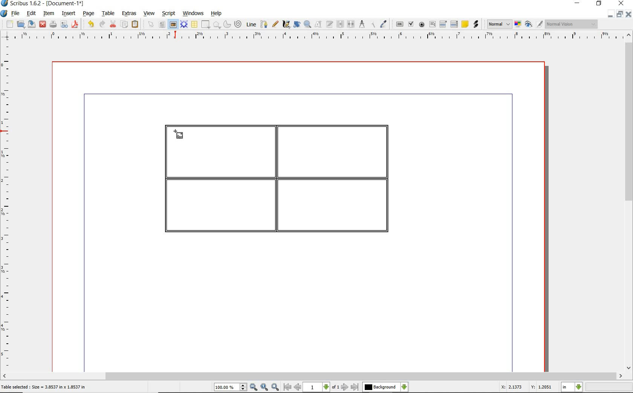 This screenshot has width=633, height=393. What do you see at coordinates (44, 387) in the screenshot?
I see `Table selected : Size = 3.8537 in x 1.8537 in` at bounding box center [44, 387].